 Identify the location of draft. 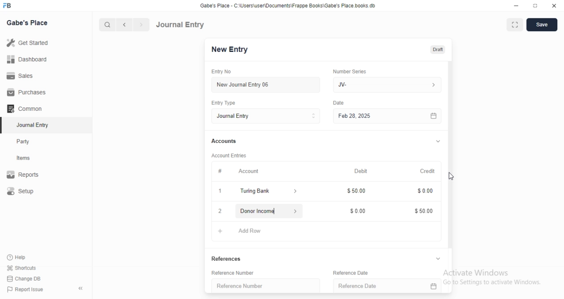
(438, 50).